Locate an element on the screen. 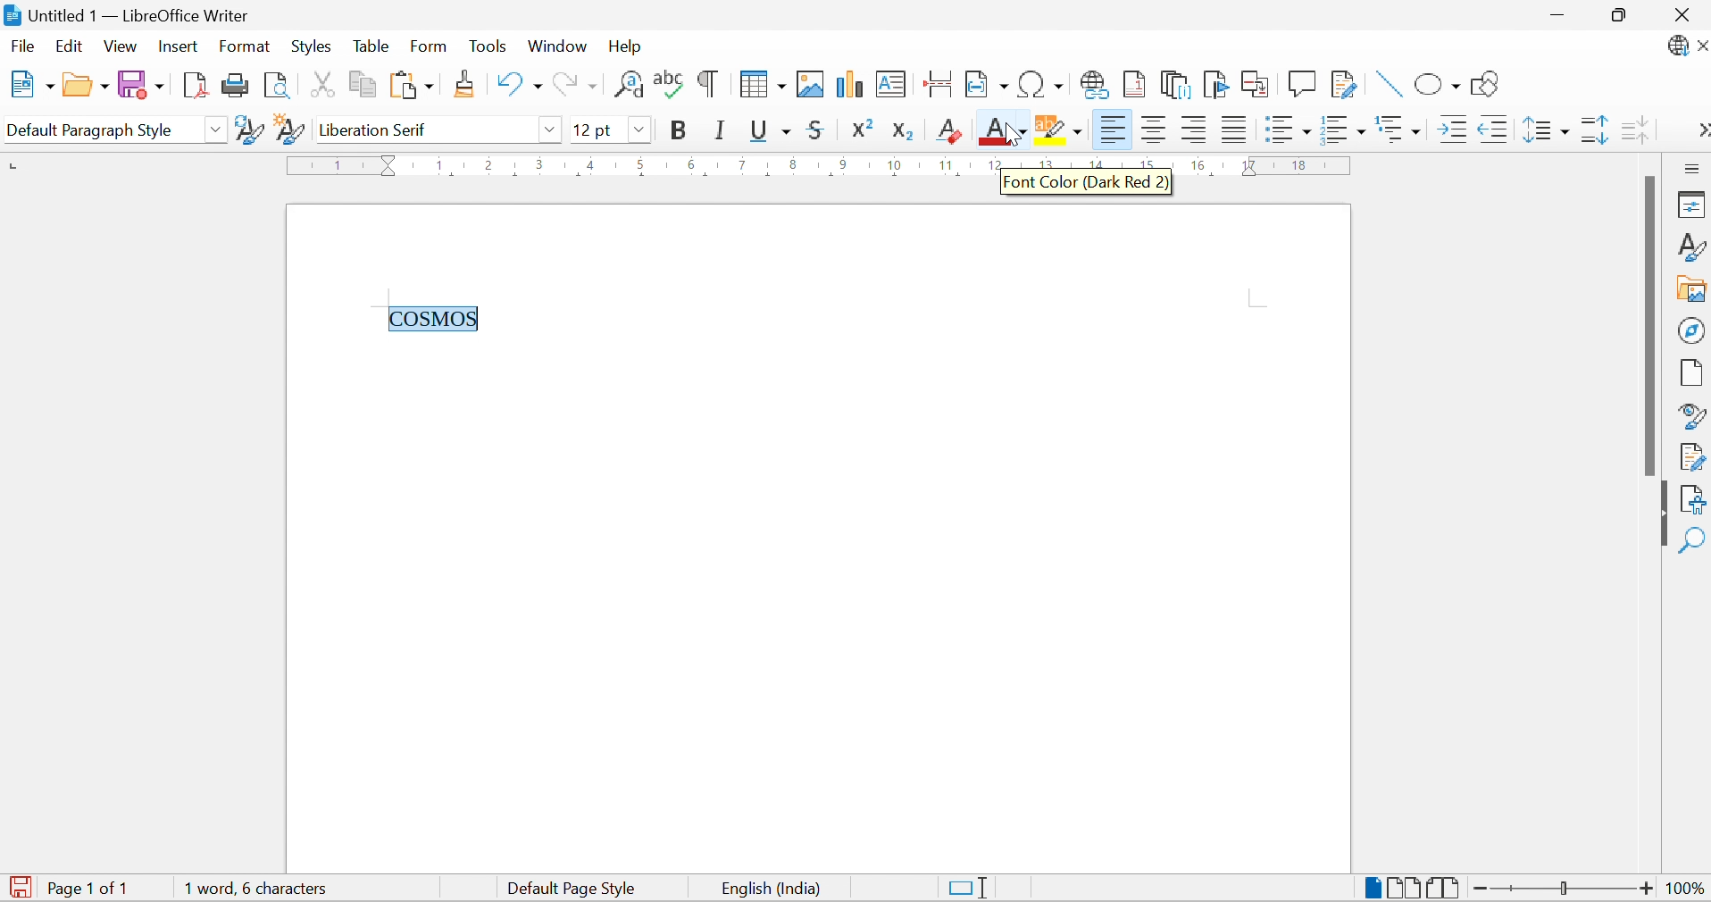  Underline is located at coordinates (770, 132).